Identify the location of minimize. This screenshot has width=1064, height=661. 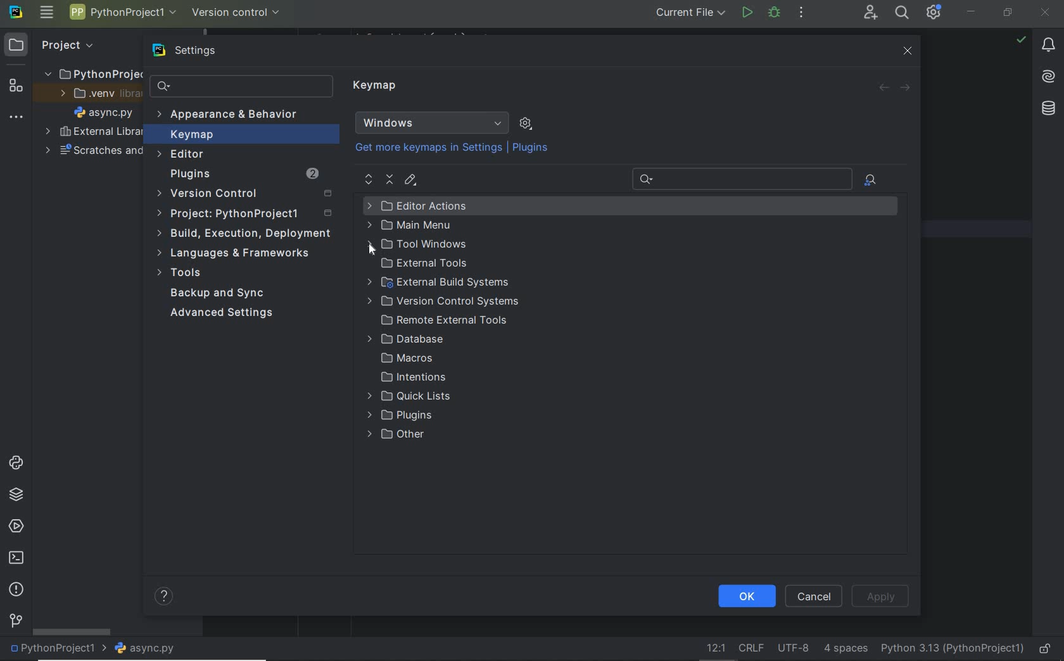
(972, 11).